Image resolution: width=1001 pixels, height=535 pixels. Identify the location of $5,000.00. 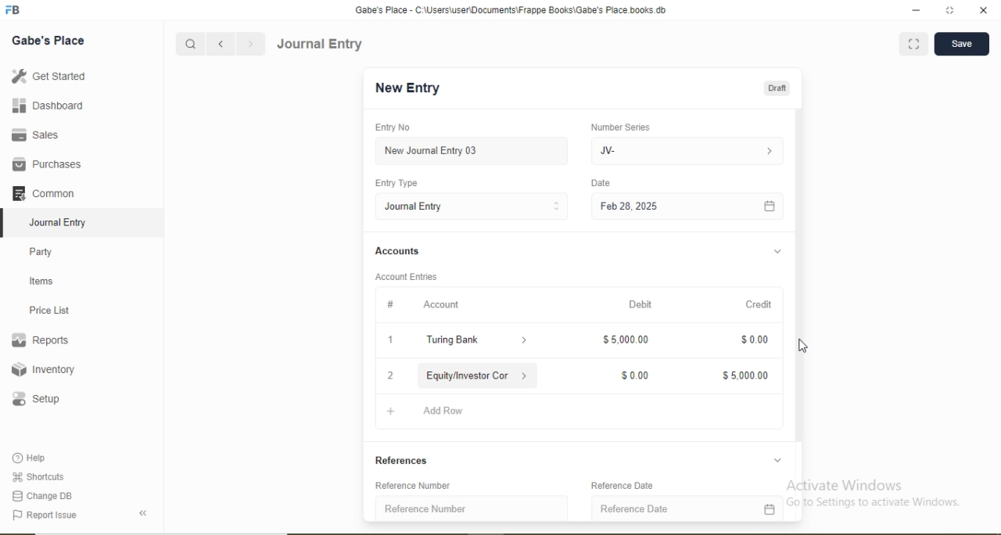
(626, 339).